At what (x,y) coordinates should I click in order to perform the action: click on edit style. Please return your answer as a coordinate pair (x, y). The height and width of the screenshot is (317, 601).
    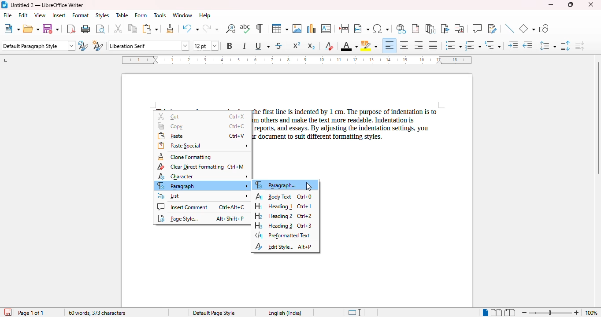
    Looking at the image, I should click on (283, 247).